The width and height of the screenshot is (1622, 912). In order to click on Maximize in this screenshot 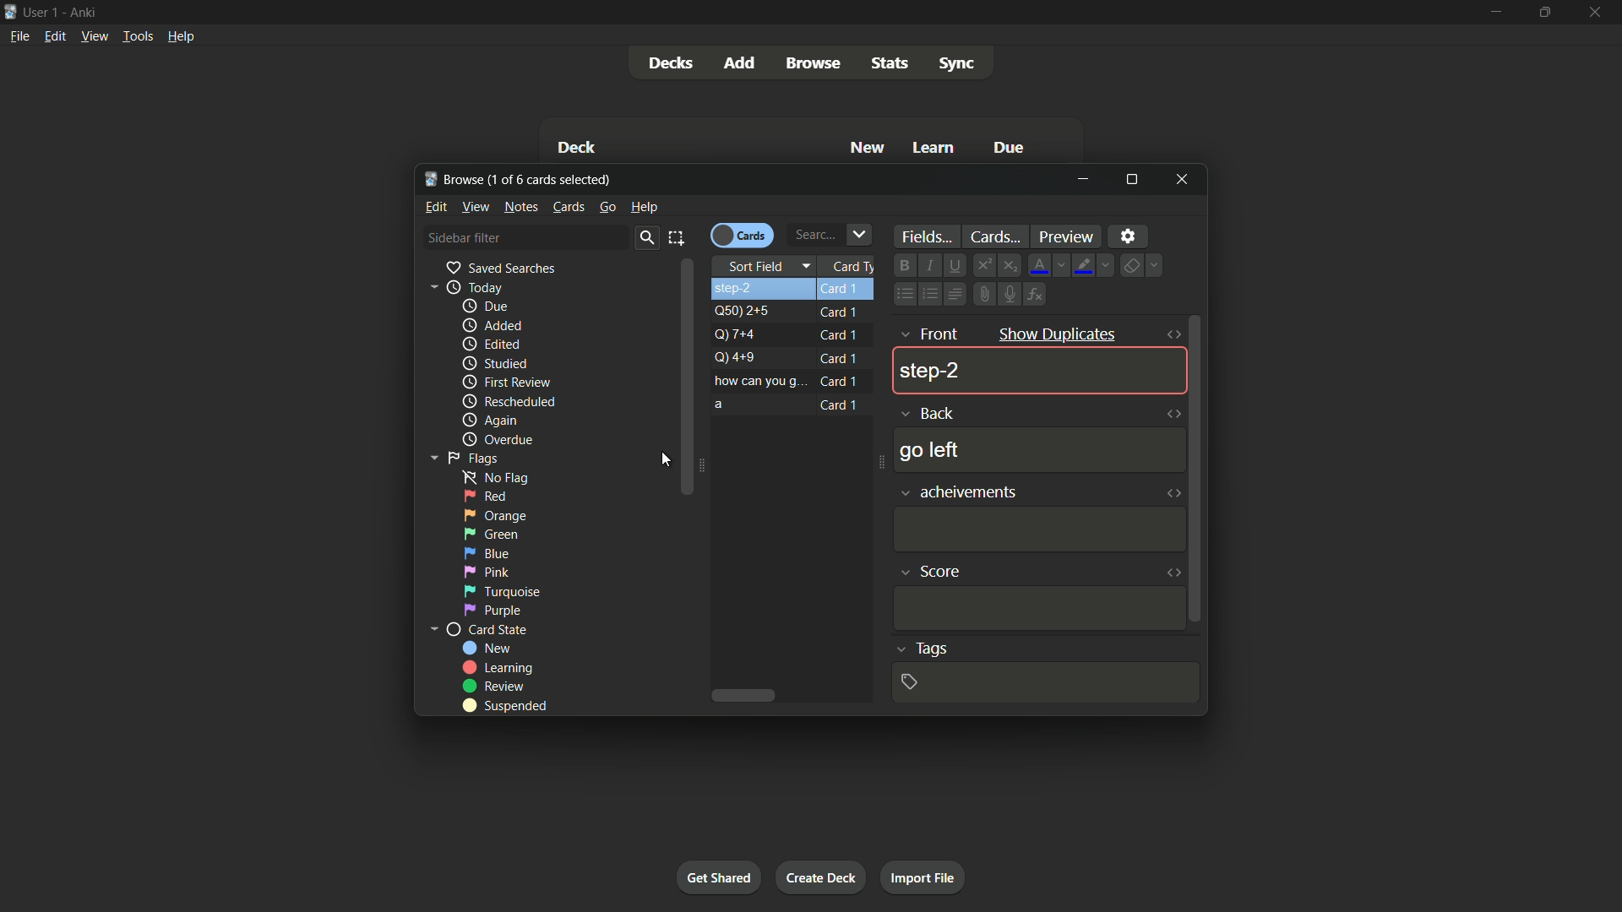, I will do `click(1543, 12)`.